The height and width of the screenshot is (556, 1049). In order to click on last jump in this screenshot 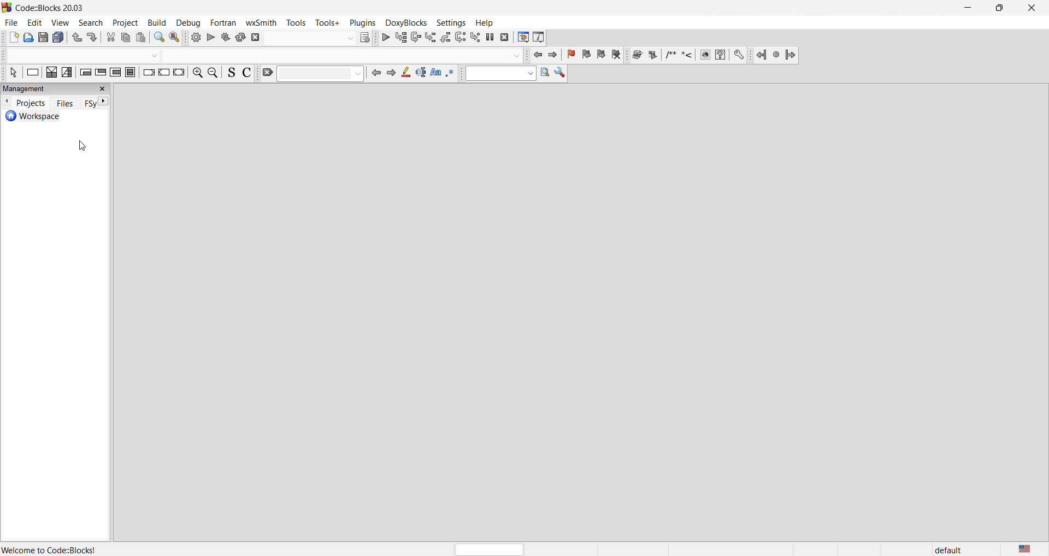, I will do `click(775, 56)`.